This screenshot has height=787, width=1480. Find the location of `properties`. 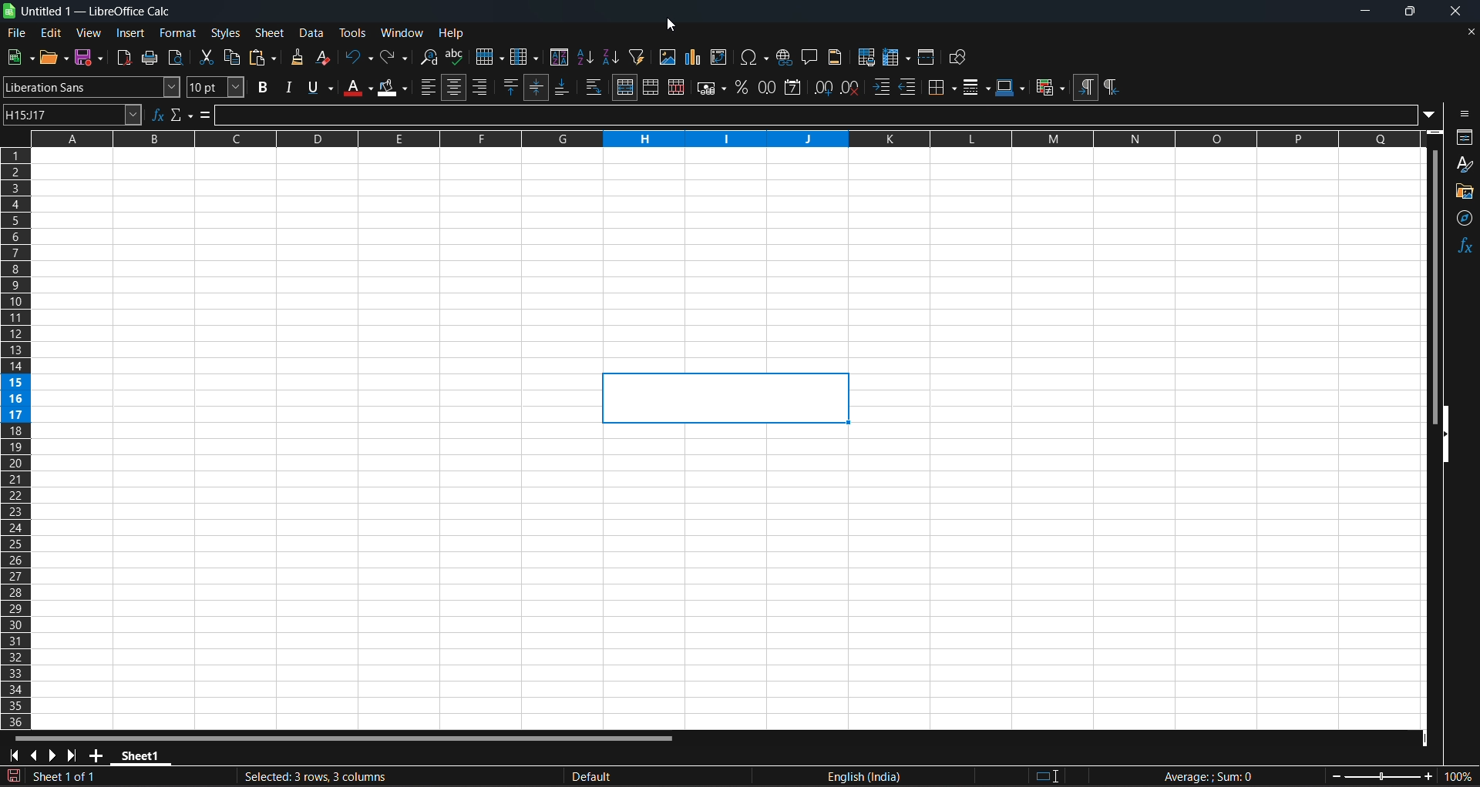

properties is located at coordinates (1461, 138).